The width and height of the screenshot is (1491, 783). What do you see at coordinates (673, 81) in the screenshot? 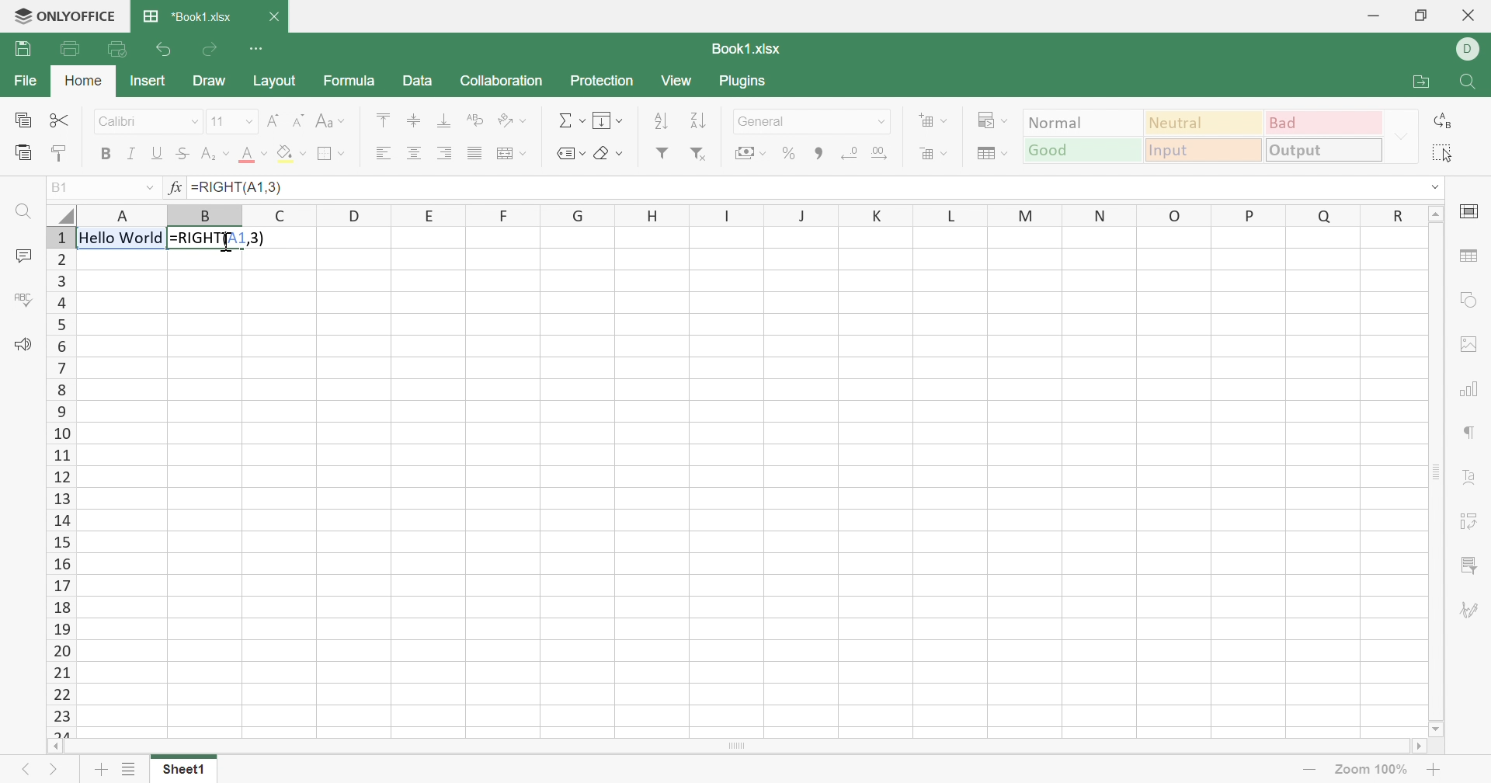
I see ` View` at bounding box center [673, 81].